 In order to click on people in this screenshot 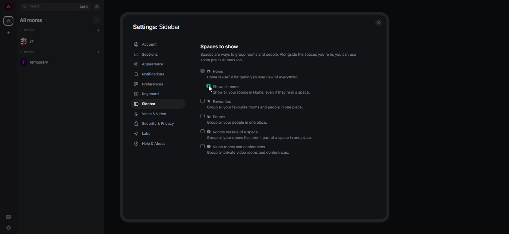, I will do `click(31, 42)`.